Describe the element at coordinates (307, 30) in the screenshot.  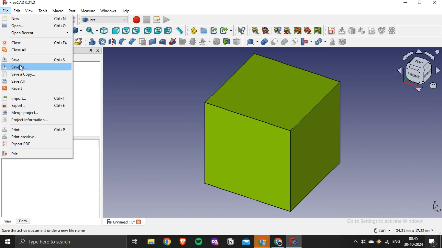
I see `toggle 3d` at that location.